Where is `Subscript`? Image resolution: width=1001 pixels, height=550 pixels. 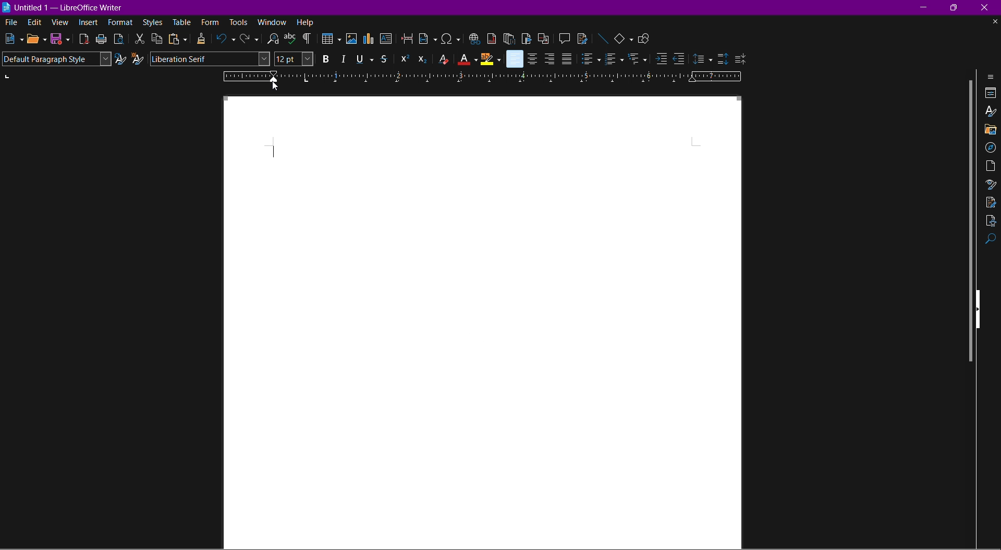 Subscript is located at coordinates (423, 59).